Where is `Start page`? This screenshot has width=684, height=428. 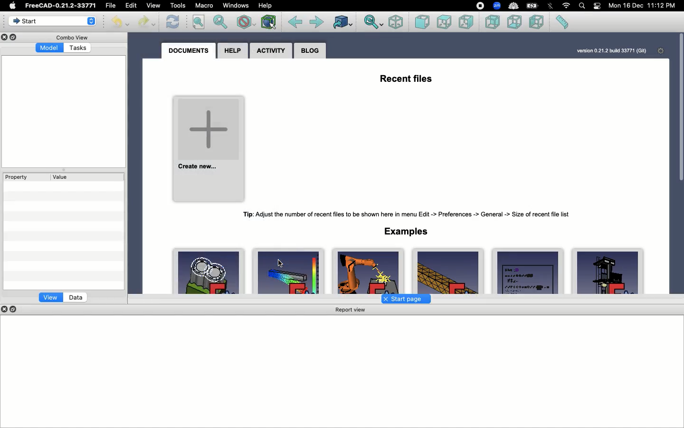
Start page is located at coordinates (407, 299).